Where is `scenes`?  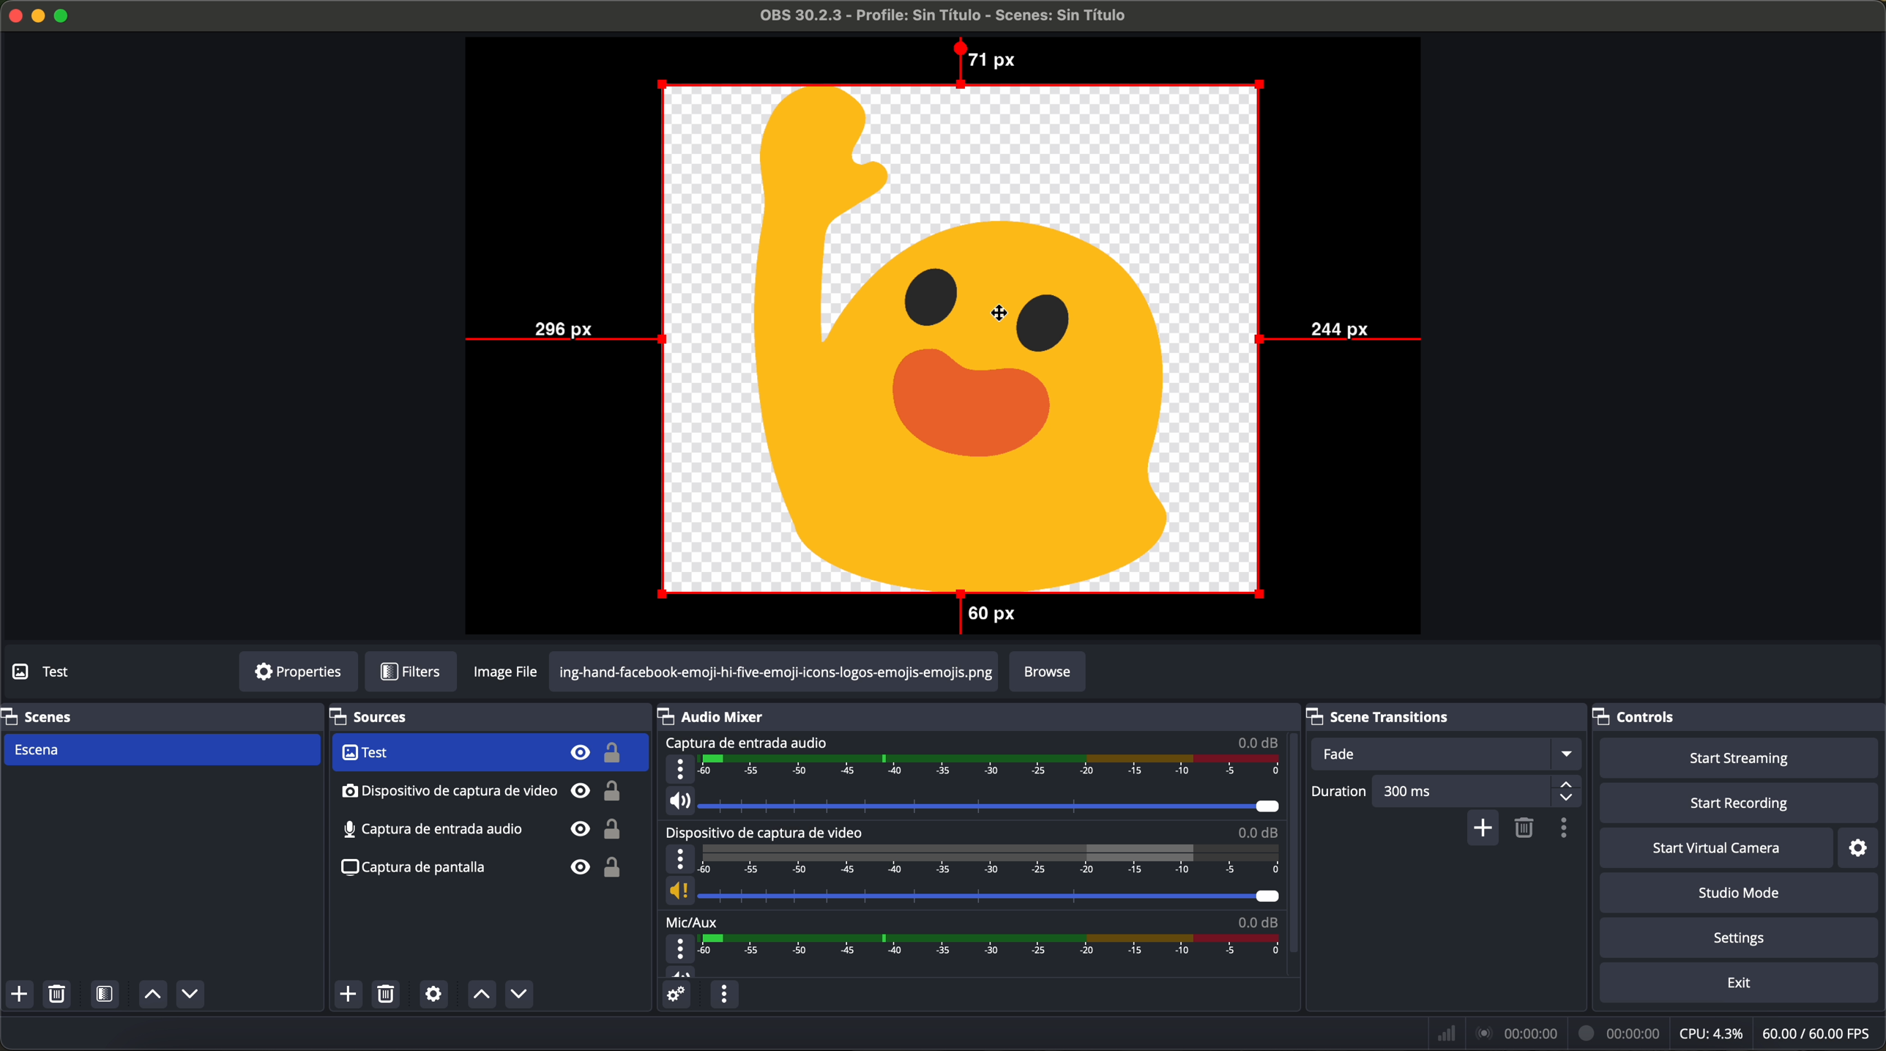 scenes is located at coordinates (40, 716).